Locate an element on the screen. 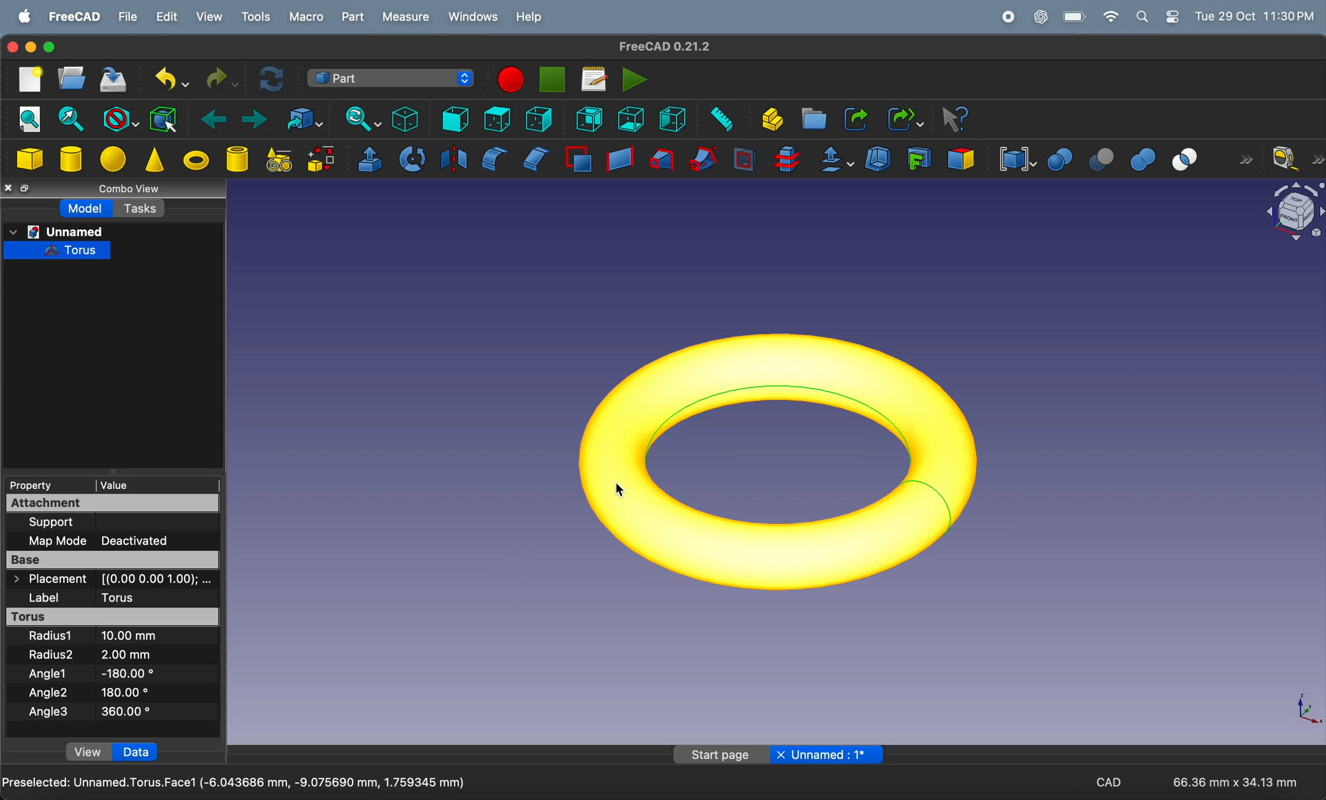 The width and height of the screenshot is (1326, 800). edit is located at coordinates (168, 17).